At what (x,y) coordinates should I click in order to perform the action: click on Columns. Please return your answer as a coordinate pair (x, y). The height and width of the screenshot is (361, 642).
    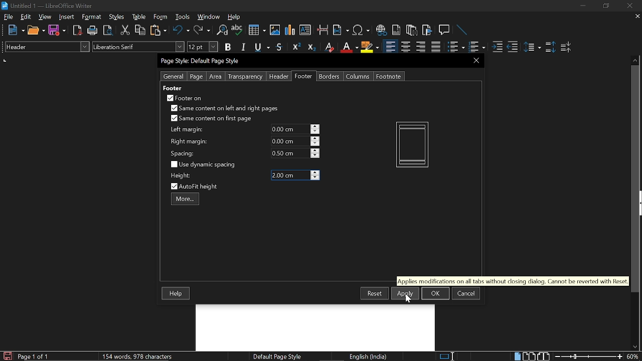
    Looking at the image, I should click on (358, 76).